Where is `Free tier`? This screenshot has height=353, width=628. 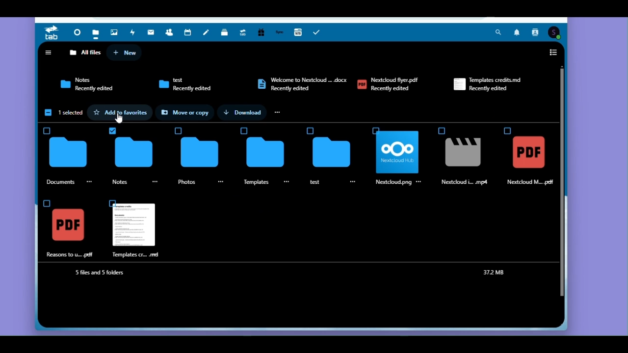 Free tier is located at coordinates (261, 32).